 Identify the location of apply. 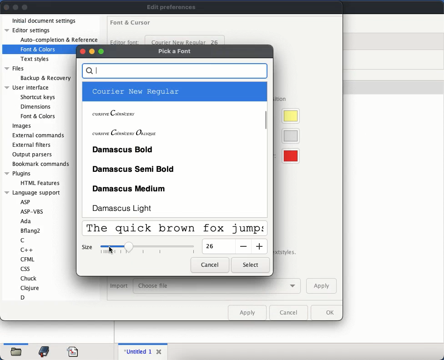
(321, 286).